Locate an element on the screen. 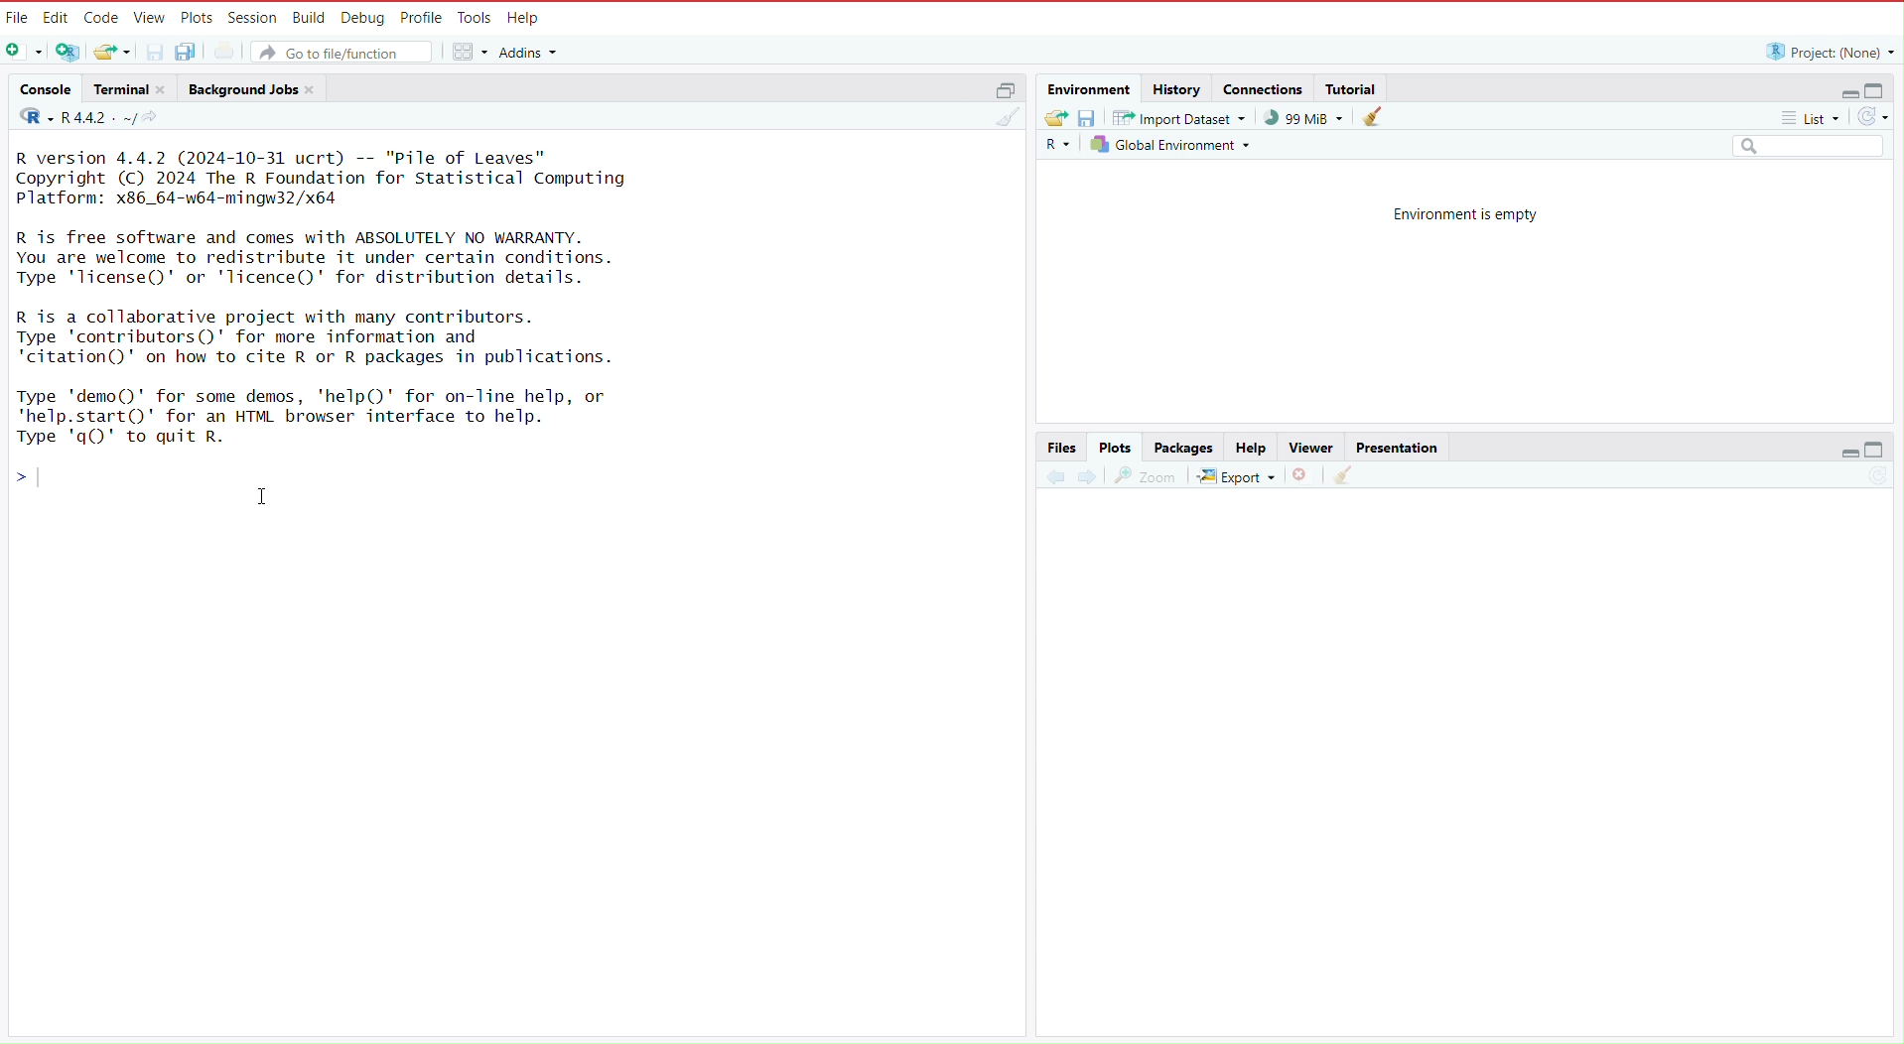 The height and width of the screenshot is (1044, 1904). previous plot is located at coordinates (1050, 475).